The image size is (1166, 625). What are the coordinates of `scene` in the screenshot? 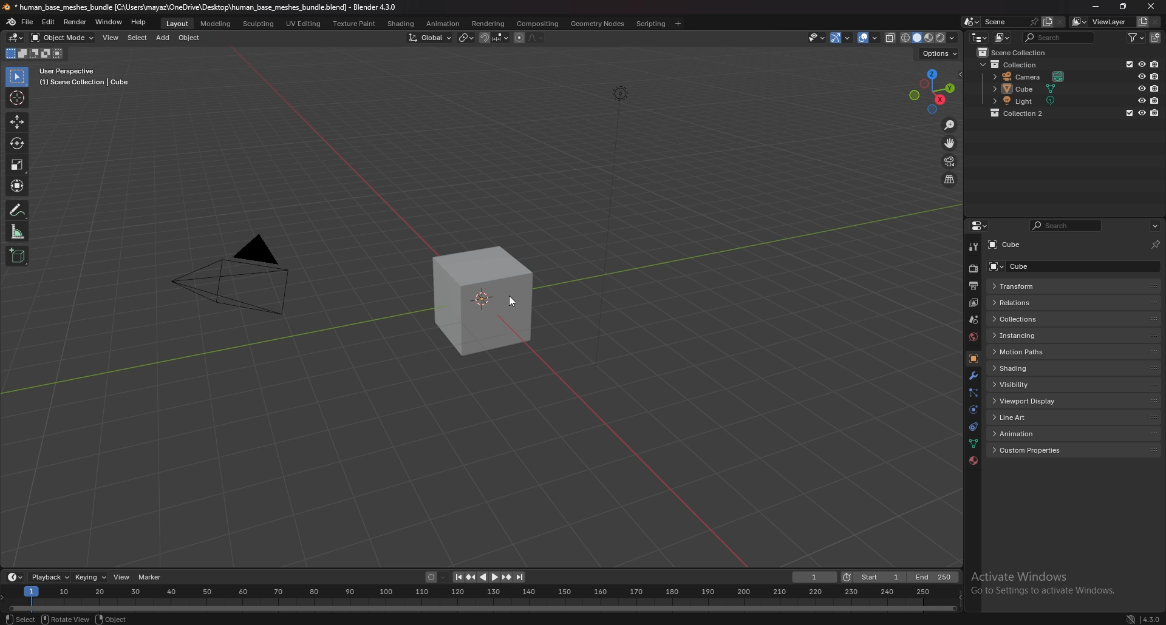 It's located at (998, 21).